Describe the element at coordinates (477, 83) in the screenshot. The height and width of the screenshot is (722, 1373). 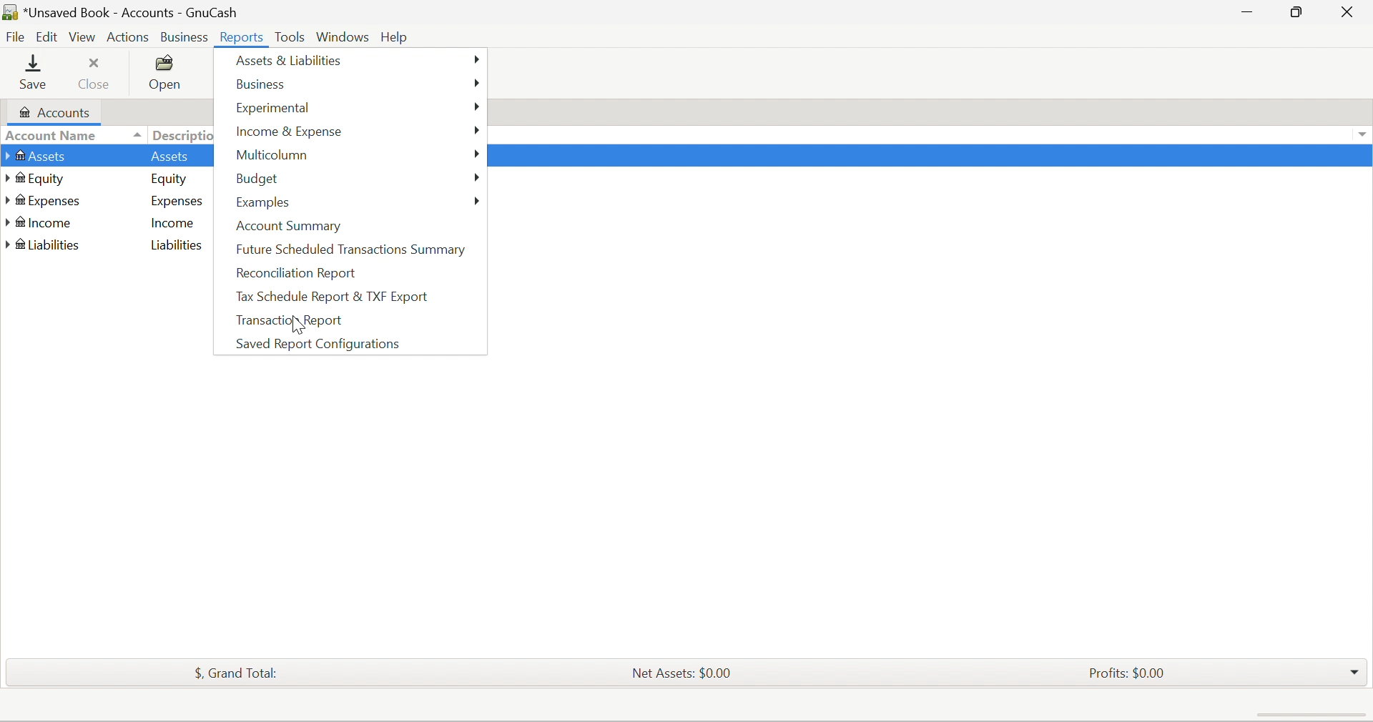
I see `More` at that location.